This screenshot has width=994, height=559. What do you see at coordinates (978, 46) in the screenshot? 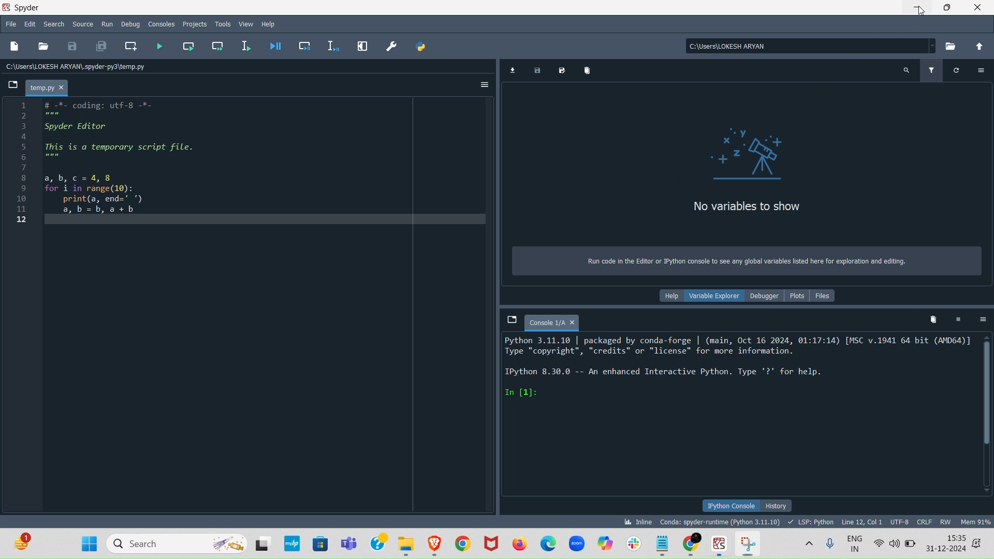
I see `Change to parent directory` at bounding box center [978, 46].